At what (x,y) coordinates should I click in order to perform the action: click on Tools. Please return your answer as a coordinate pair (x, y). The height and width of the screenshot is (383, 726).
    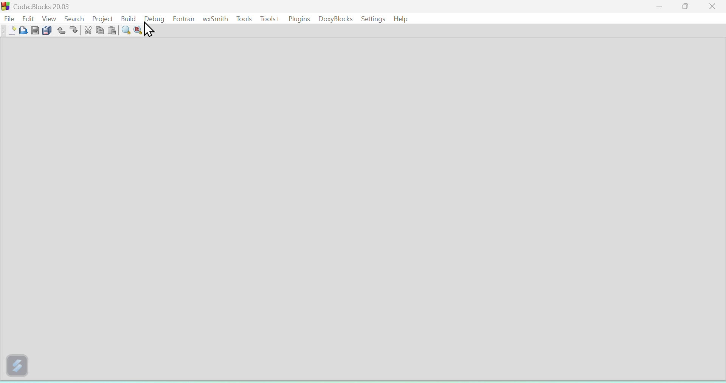
    Looking at the image, I should click on (244, 18).